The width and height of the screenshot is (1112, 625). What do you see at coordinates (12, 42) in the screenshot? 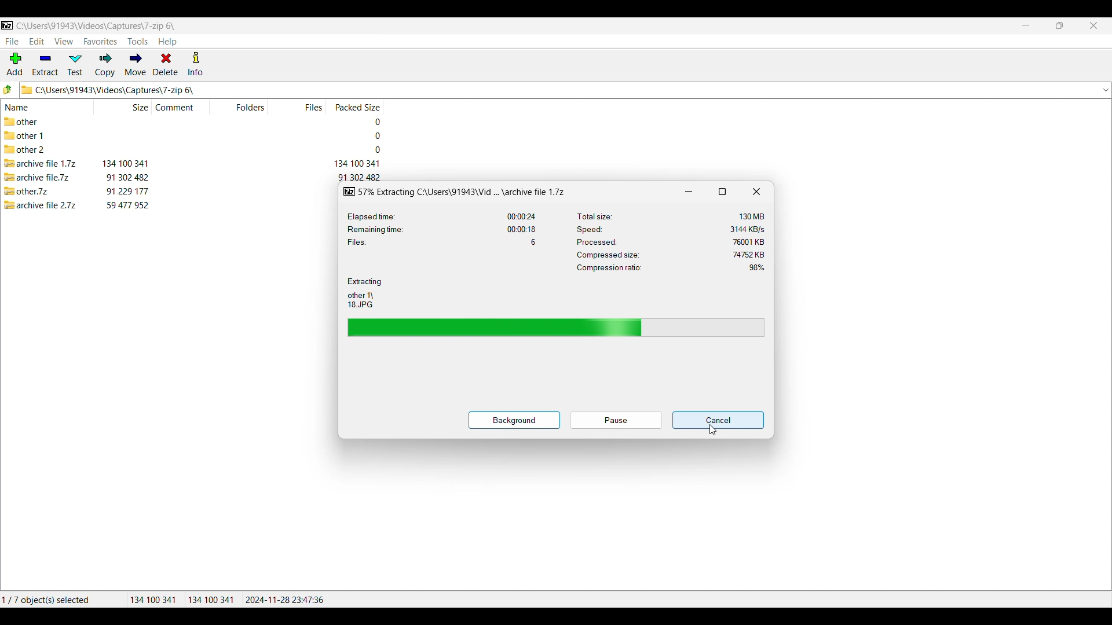
I see `File menu` at bounding box center [12, 42].